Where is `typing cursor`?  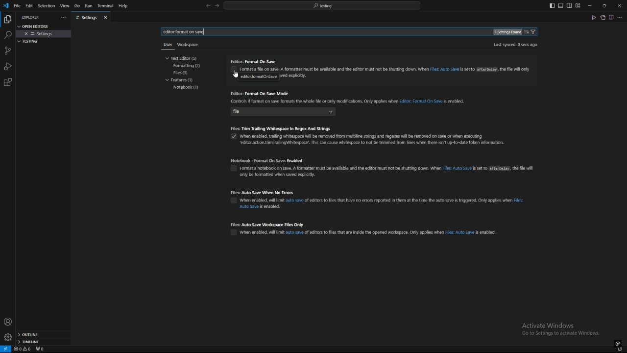 typing cursor is located at coordinates (204, 32).